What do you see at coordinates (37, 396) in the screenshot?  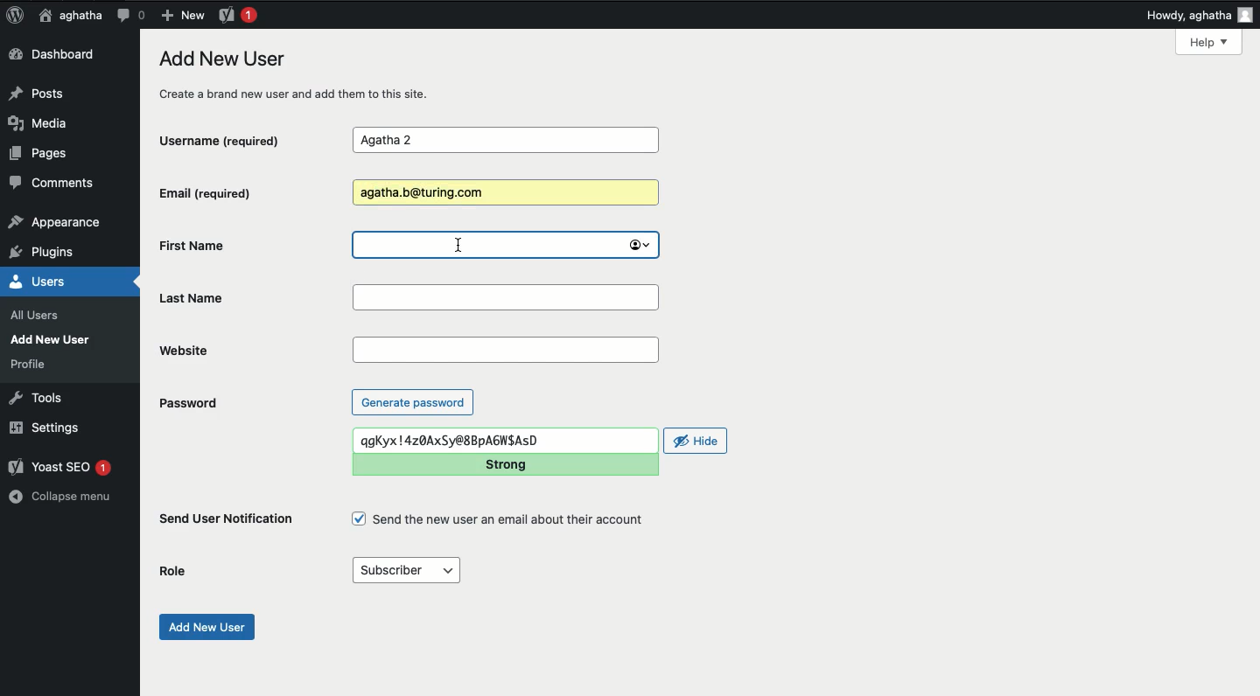 I see `Tools` at bounding box center [37, 396].